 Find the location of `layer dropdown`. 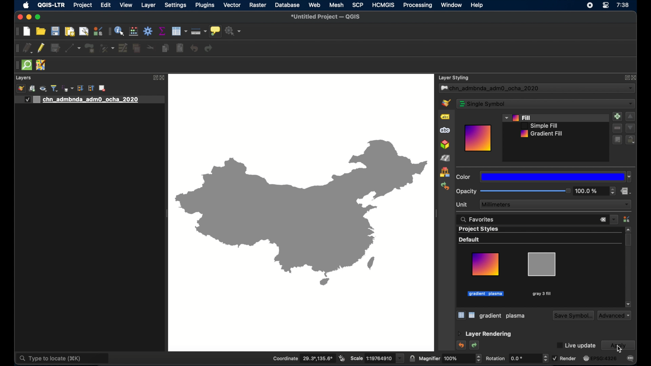

layer dropdown is located at coordinates (537, 88).